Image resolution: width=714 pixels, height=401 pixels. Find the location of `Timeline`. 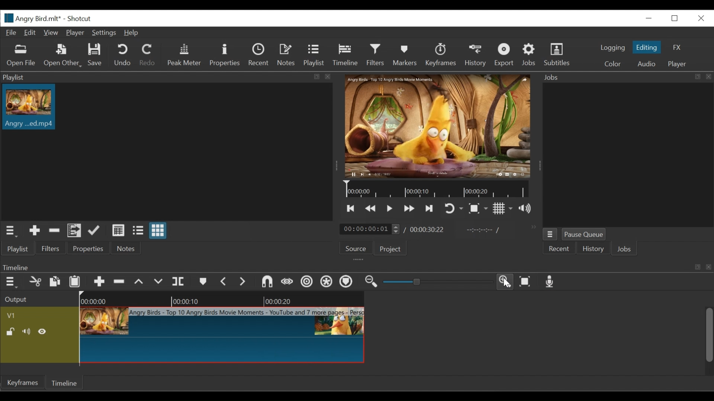

Timeline is located at coordinates (65, 382).